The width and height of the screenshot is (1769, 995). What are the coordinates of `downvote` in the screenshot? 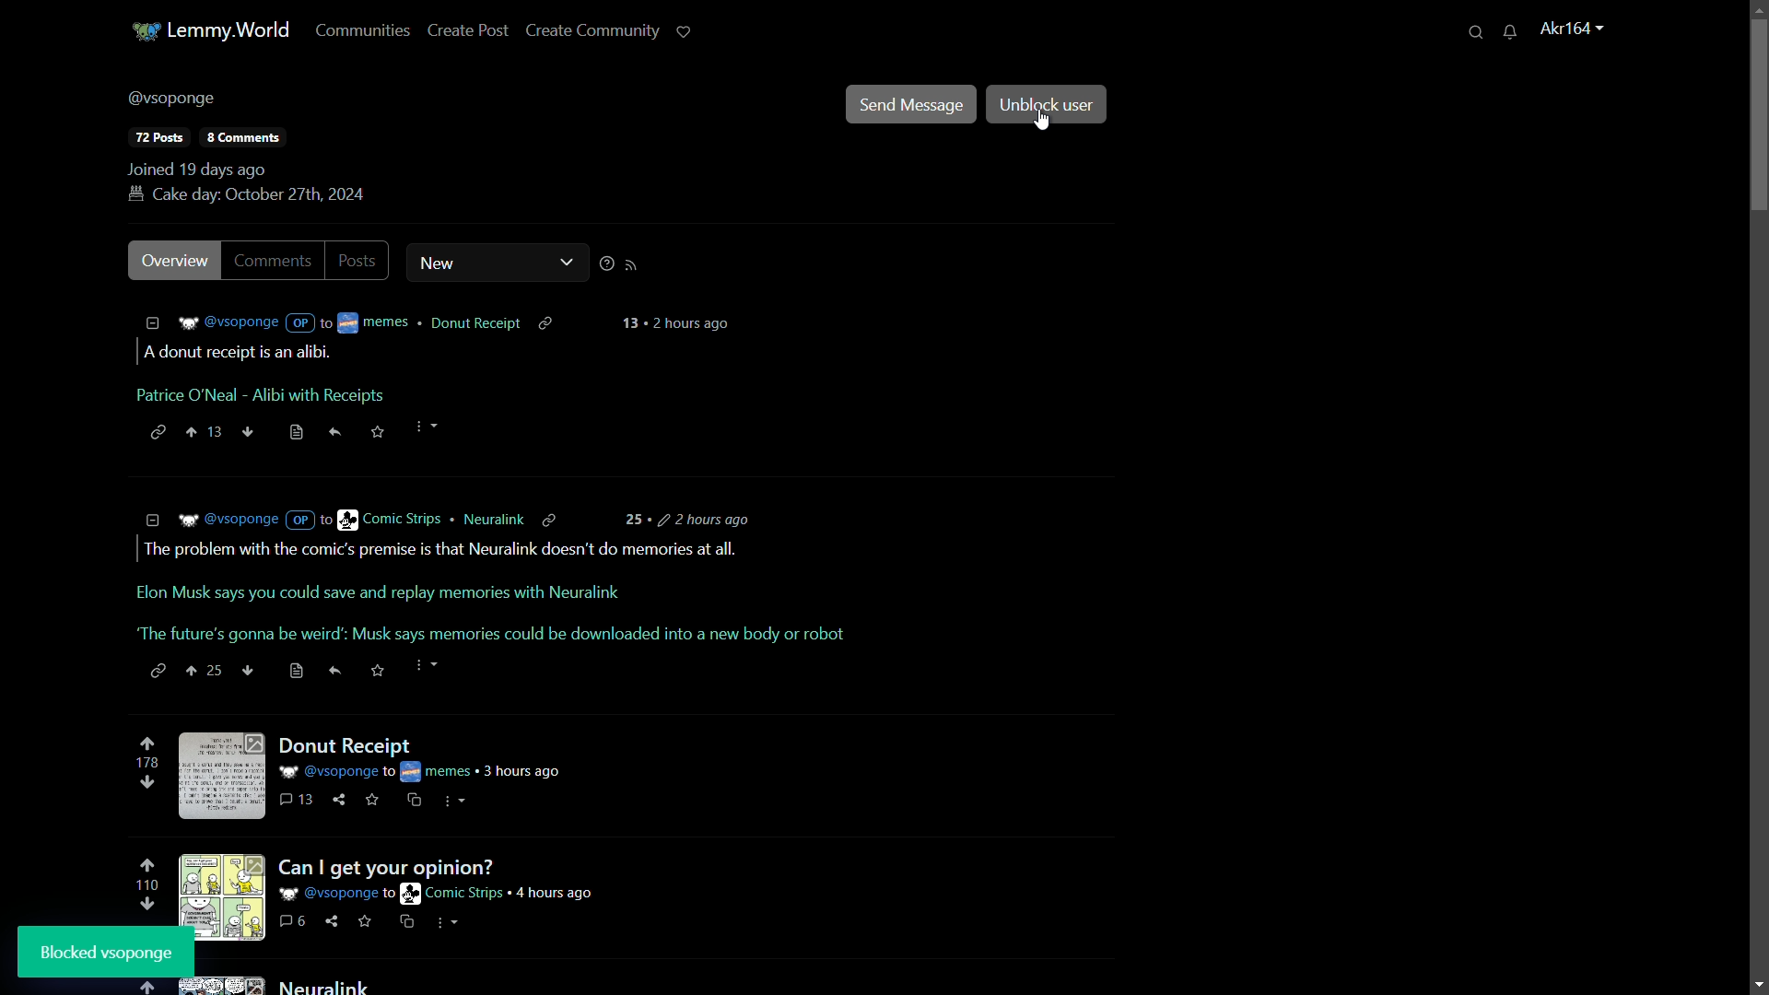 It's located at (148, 782).